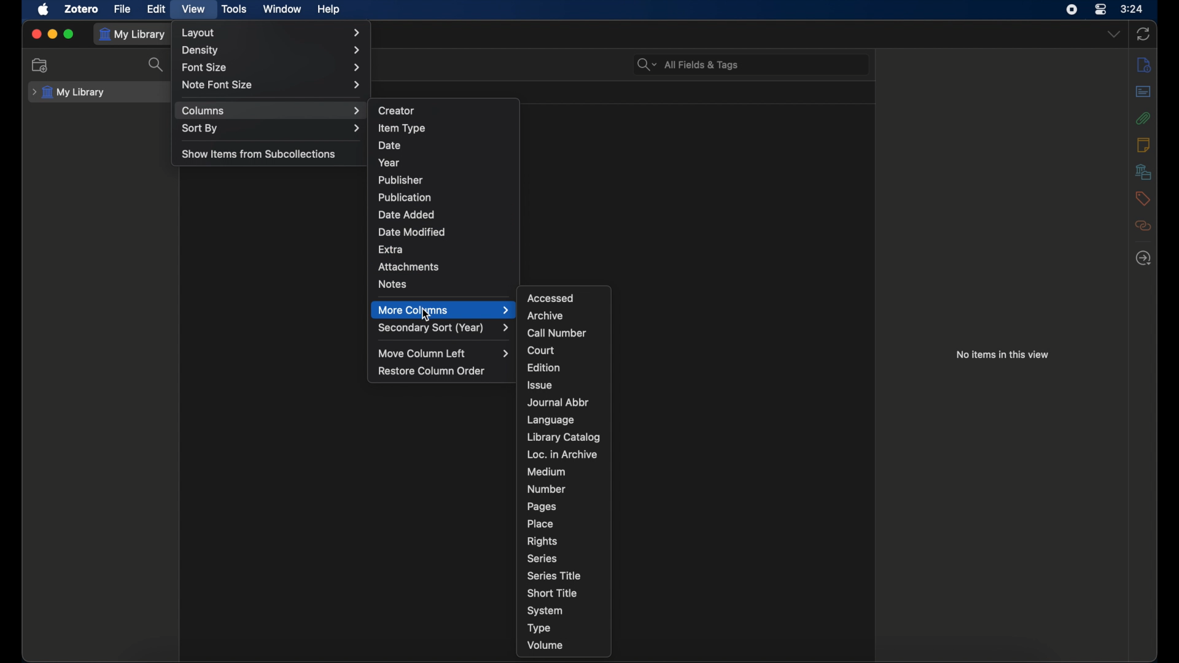 The height and width of the screenshot is (663, 1179). I want to click on language, so click(550, 421).